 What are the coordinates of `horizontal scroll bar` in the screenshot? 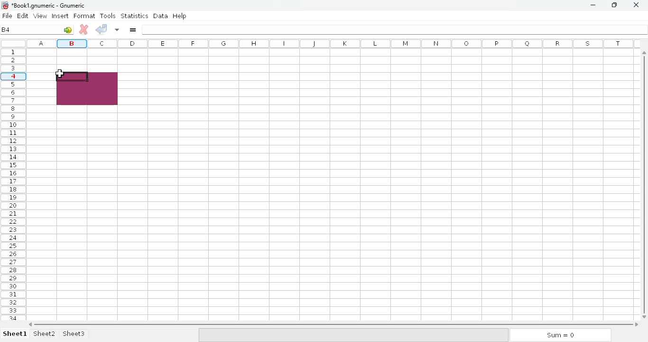 It's located at (334, 324).